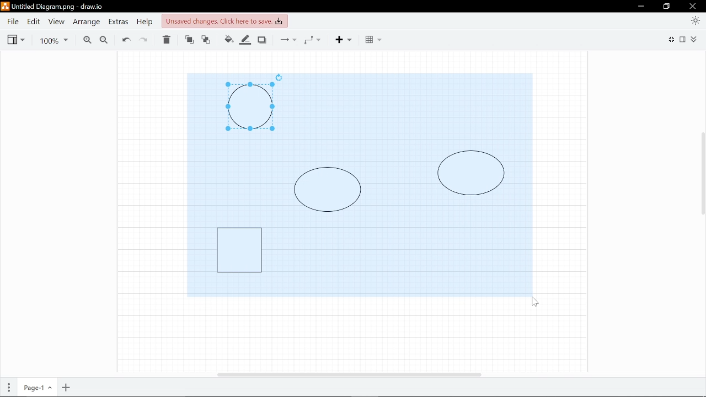  What do you see at coordinates (55, 39) in the screenshot?
I see `Current zoom` at bounding box center [55, 39].